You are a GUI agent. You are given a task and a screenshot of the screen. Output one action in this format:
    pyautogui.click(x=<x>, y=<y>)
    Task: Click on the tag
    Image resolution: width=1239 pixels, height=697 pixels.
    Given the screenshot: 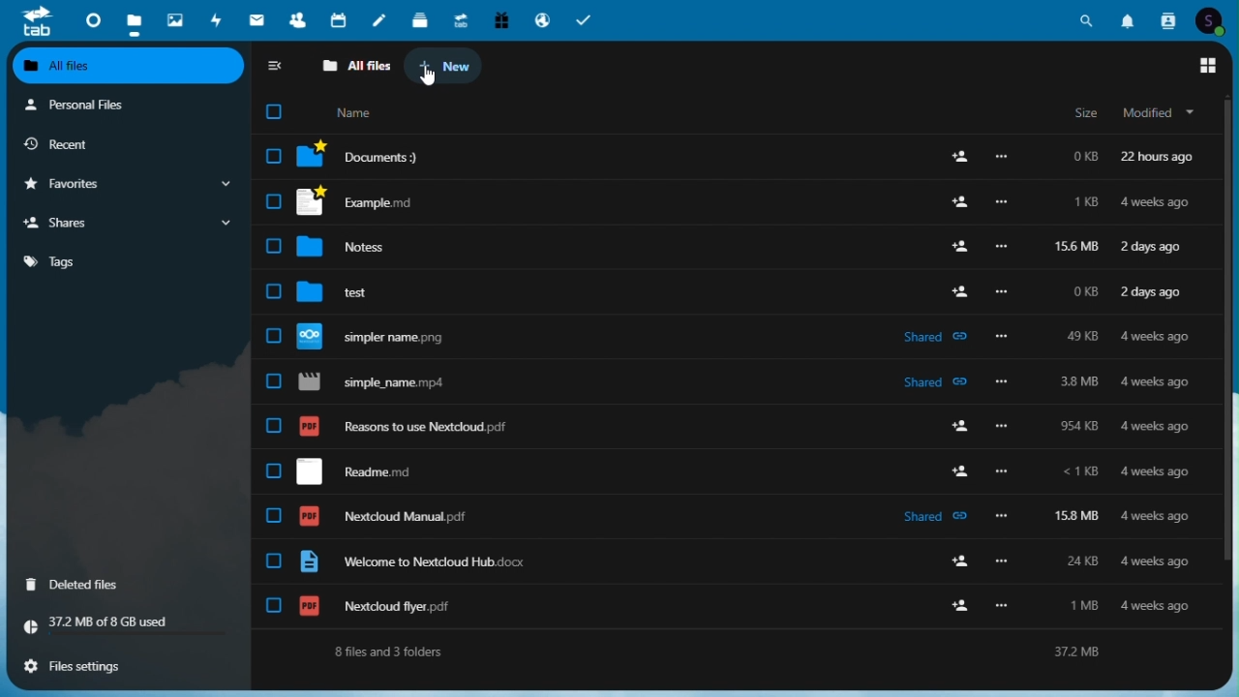 What is the action you would take?
    pyautogui.click(x=124, y=266)
    